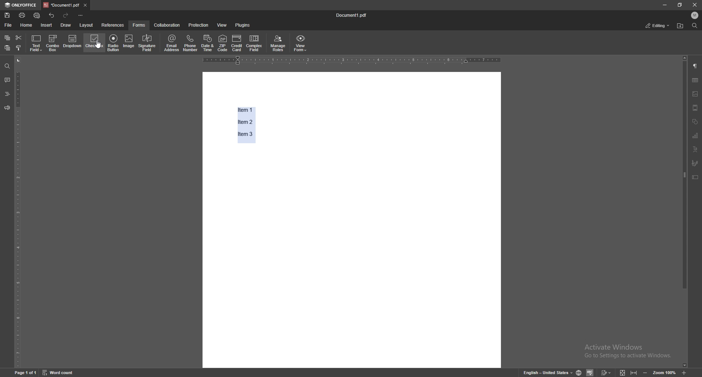  I want to click on paragraph, so click(695, 66).